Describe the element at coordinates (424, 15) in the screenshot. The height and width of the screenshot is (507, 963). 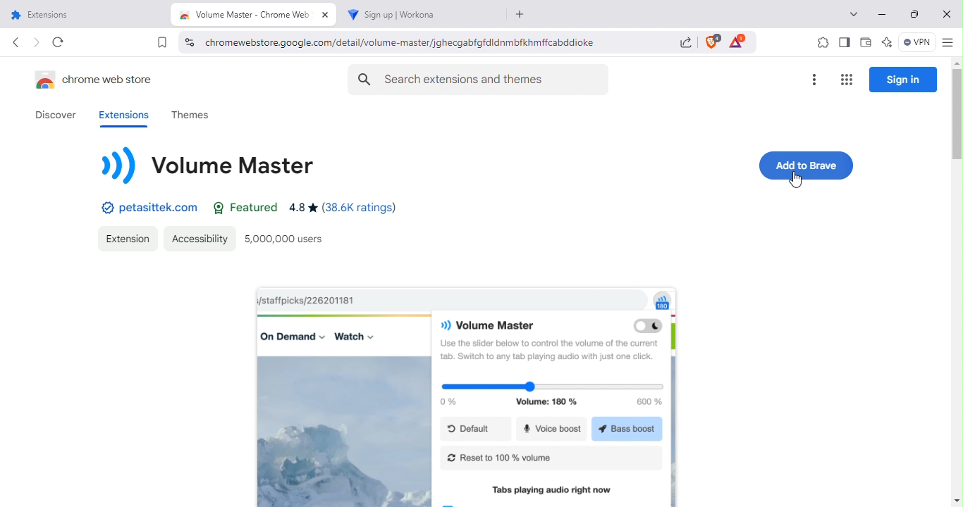
I see `Workona extenion tab` at that location.